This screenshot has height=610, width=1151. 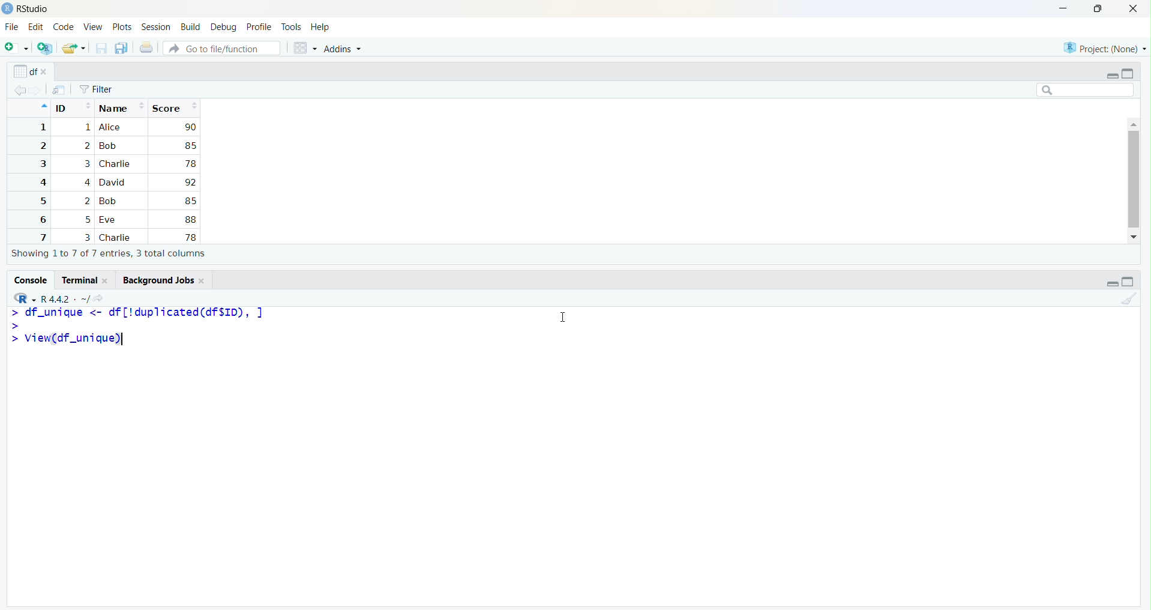 I want to click on Eve, so click(x=110, y=220).